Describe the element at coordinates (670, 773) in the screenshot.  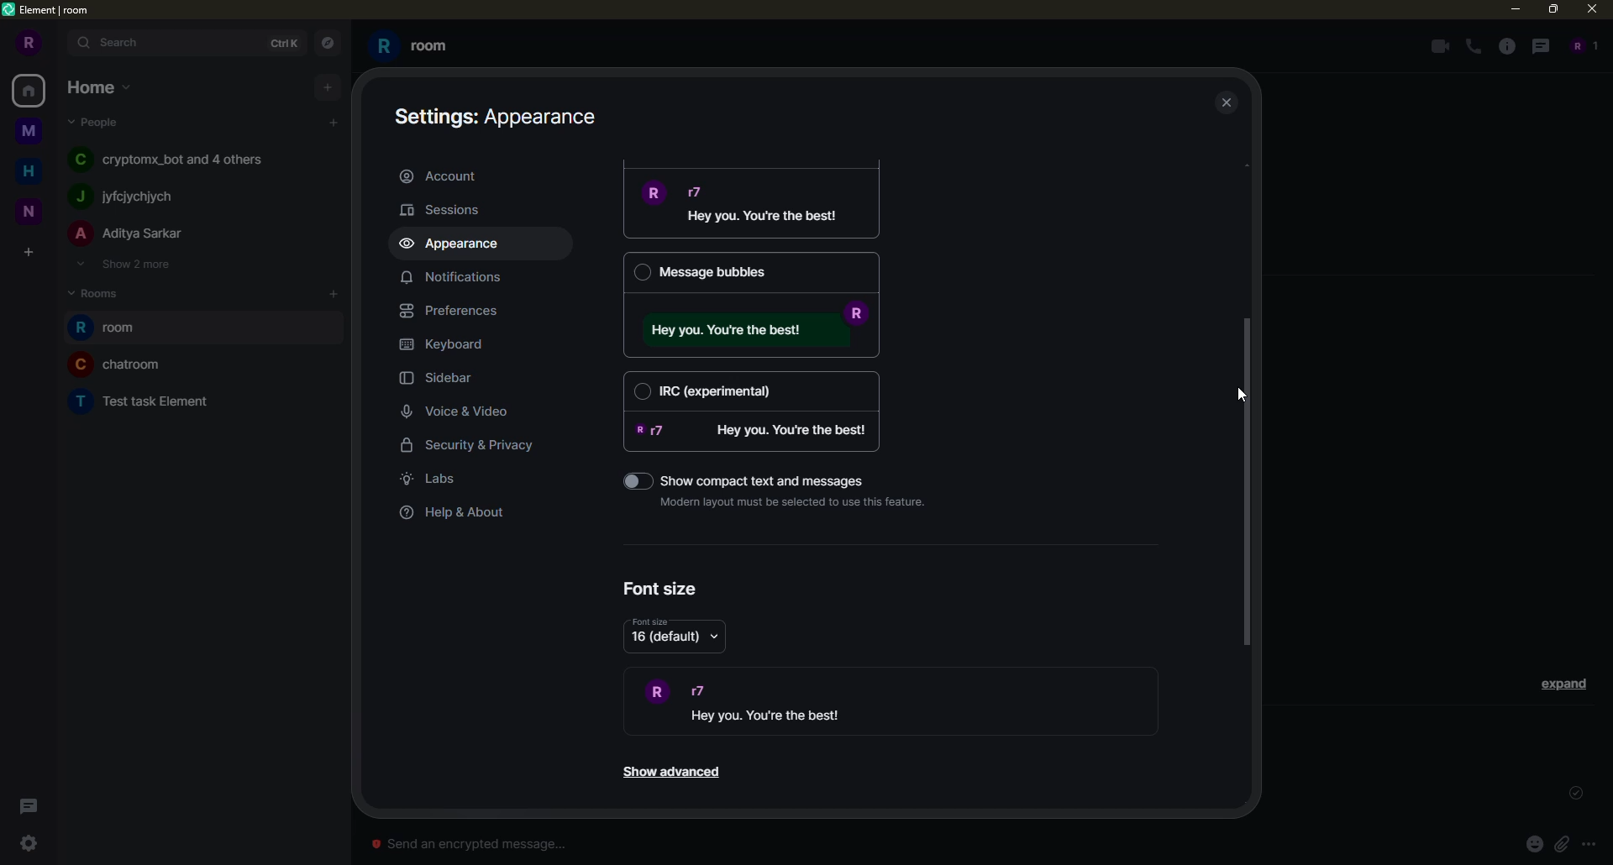
I see `show advanced` at that location.